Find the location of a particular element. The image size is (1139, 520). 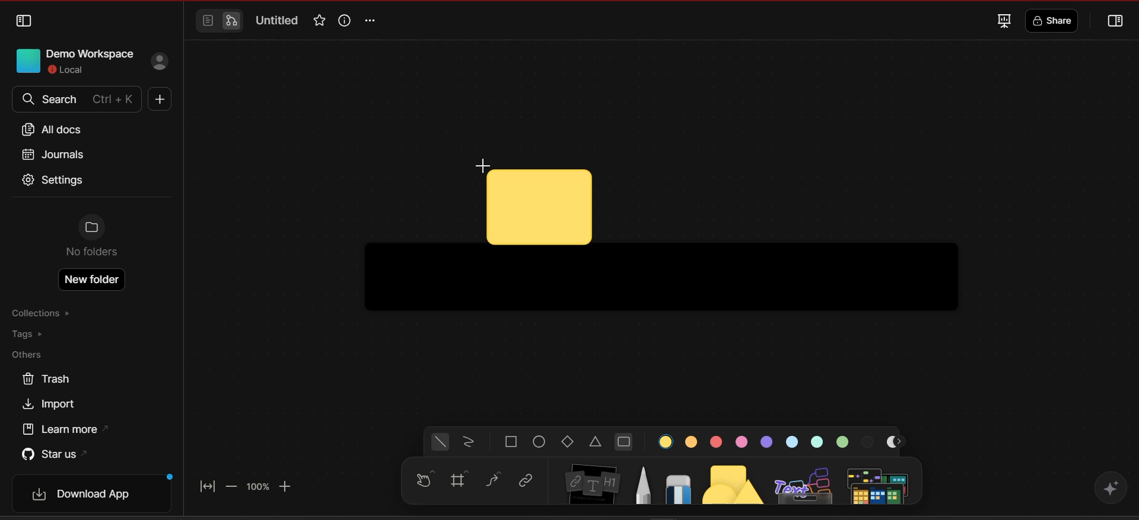

others is located at coordinates (33, 355).